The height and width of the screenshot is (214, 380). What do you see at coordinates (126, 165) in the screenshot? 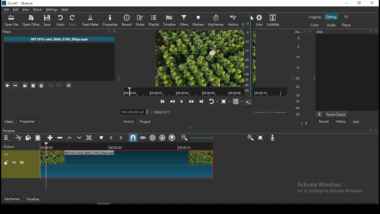
I see `video track` at bounding box center [126, 165].